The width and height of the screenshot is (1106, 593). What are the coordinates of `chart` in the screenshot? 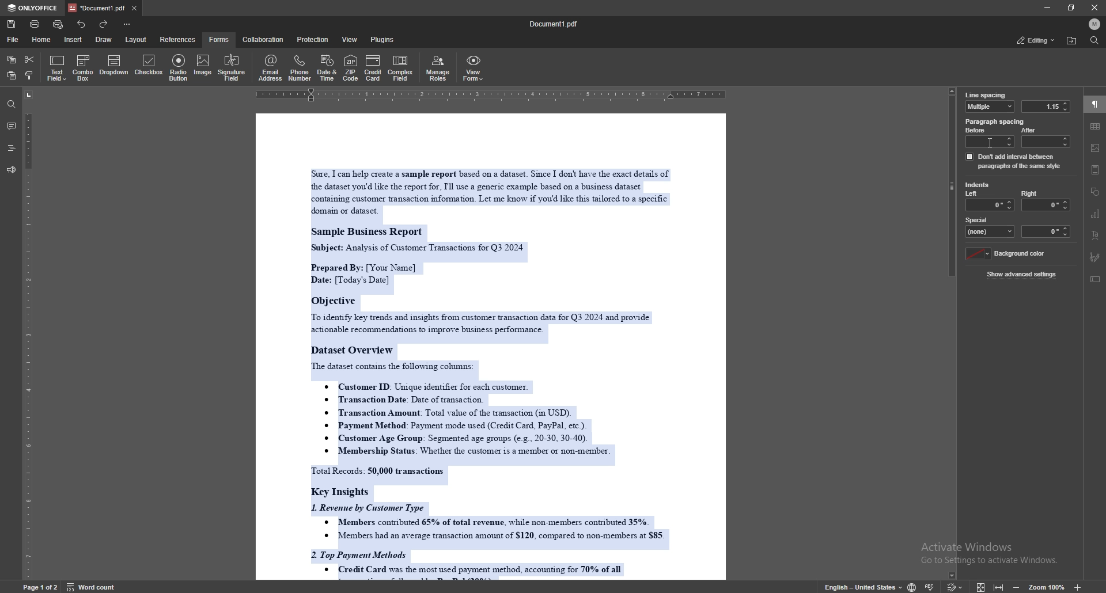 It's located at (1096, 214).